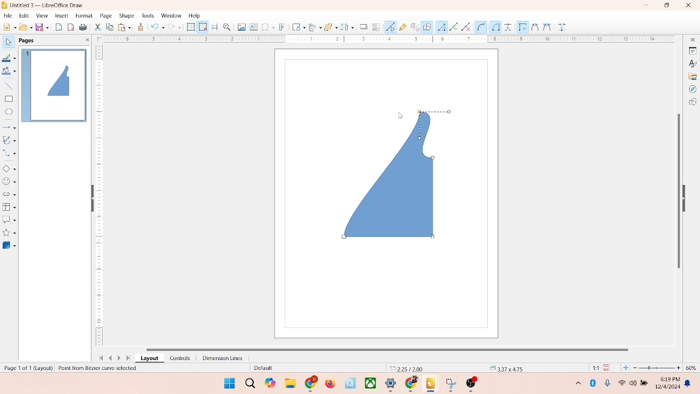  Describe the element at coordinates (9, 73) in the screenshot. I see `fill color` at that location.